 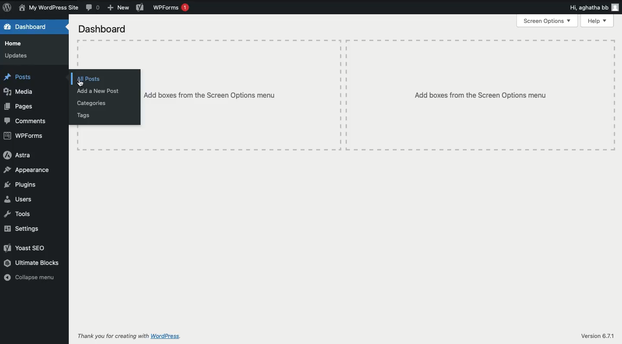 I want to click on All posts, so click(x=89, y=79).